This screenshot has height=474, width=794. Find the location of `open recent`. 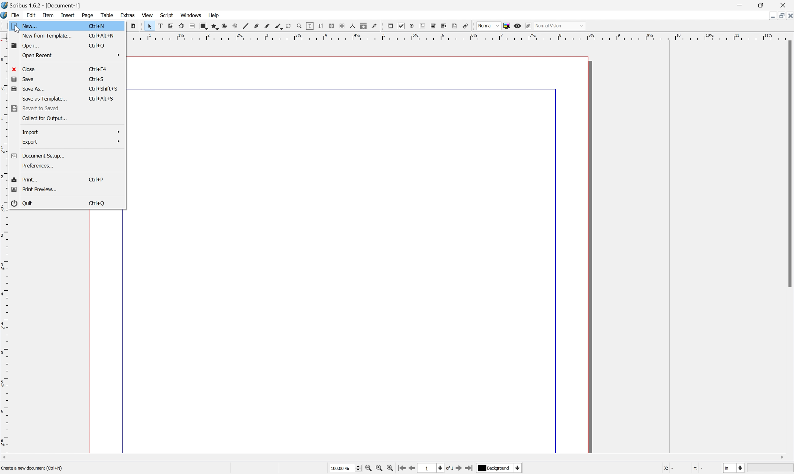

open recent is located at coordinates (70, 55).